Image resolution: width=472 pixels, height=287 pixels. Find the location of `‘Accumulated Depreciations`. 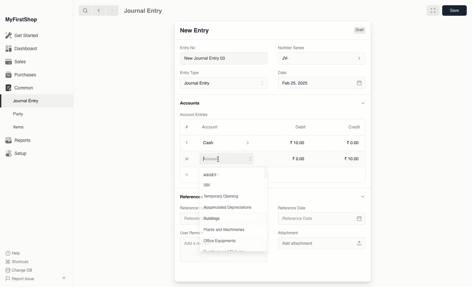

‘Accumulated Depreciations is located at coordinates (229, 208).